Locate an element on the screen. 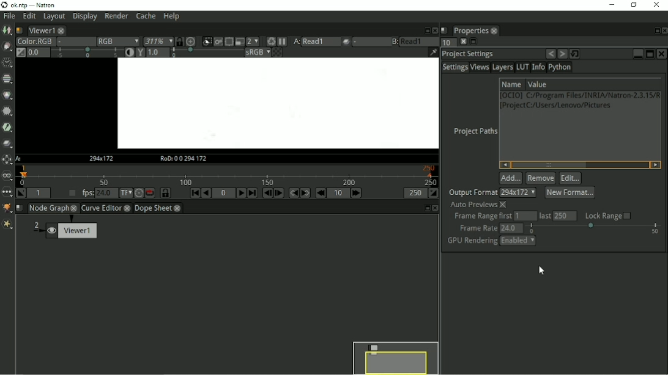 The height and width of the screenshot is (375, 668). enabled is located at coordinates (518, 241).